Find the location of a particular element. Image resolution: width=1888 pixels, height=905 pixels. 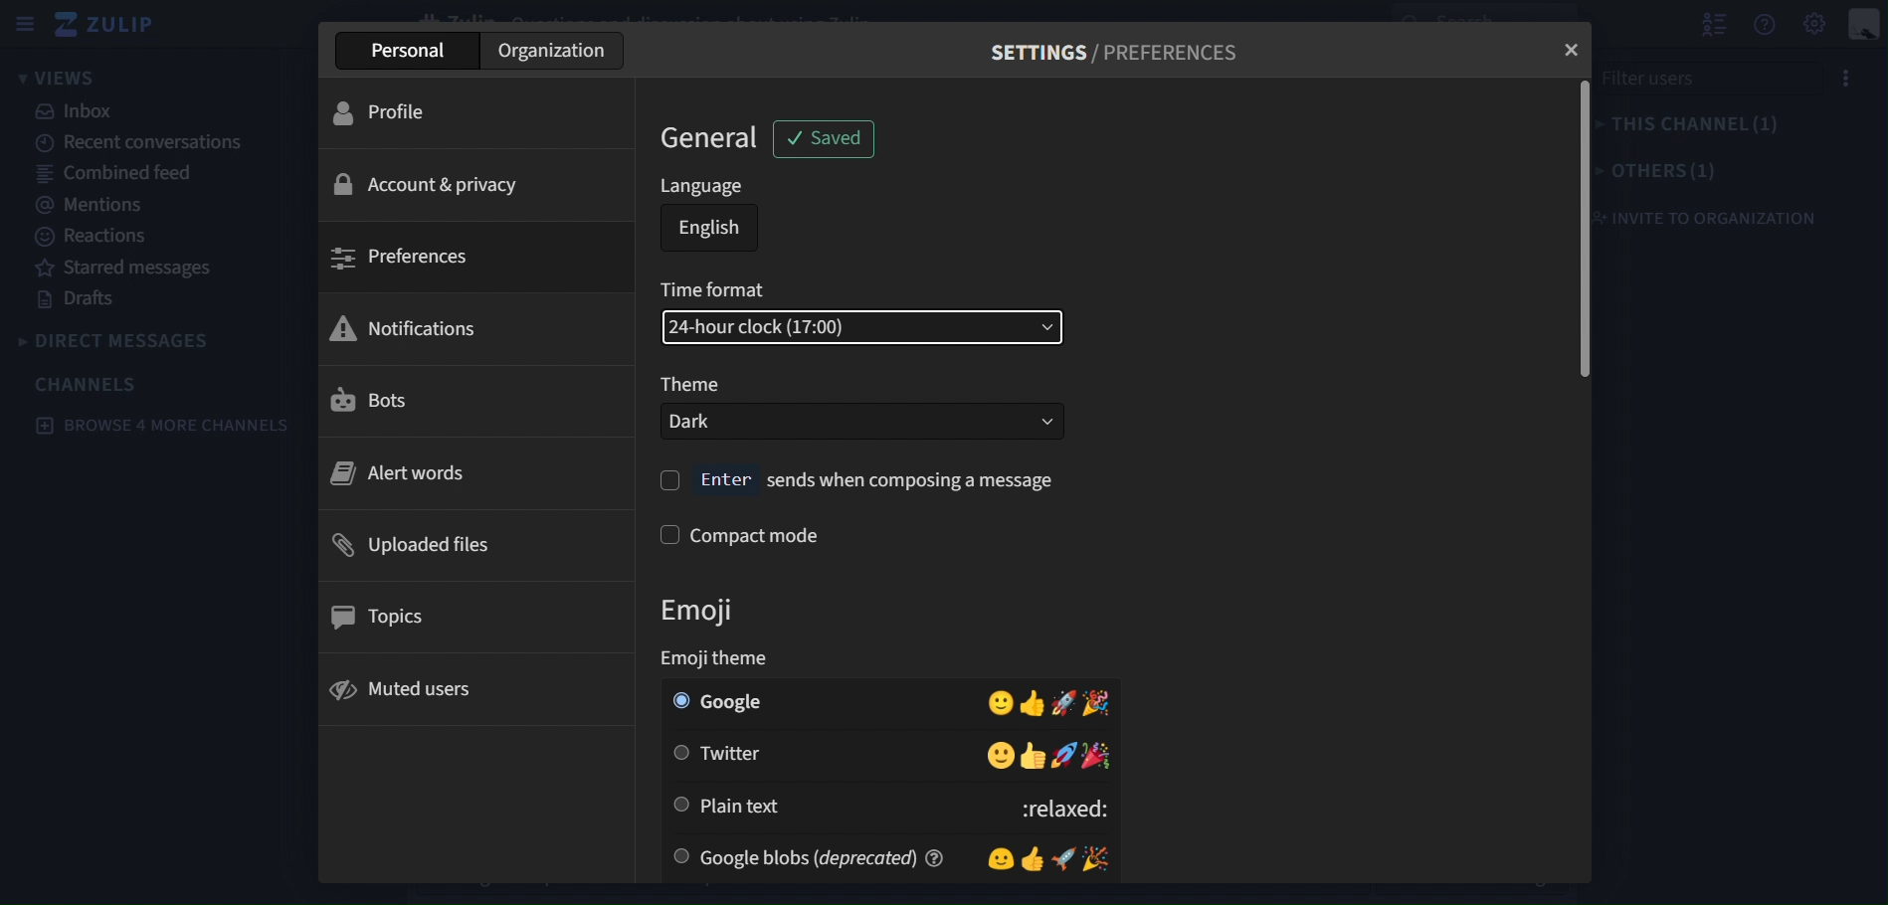

Organization is located at coordinates (548, 51).